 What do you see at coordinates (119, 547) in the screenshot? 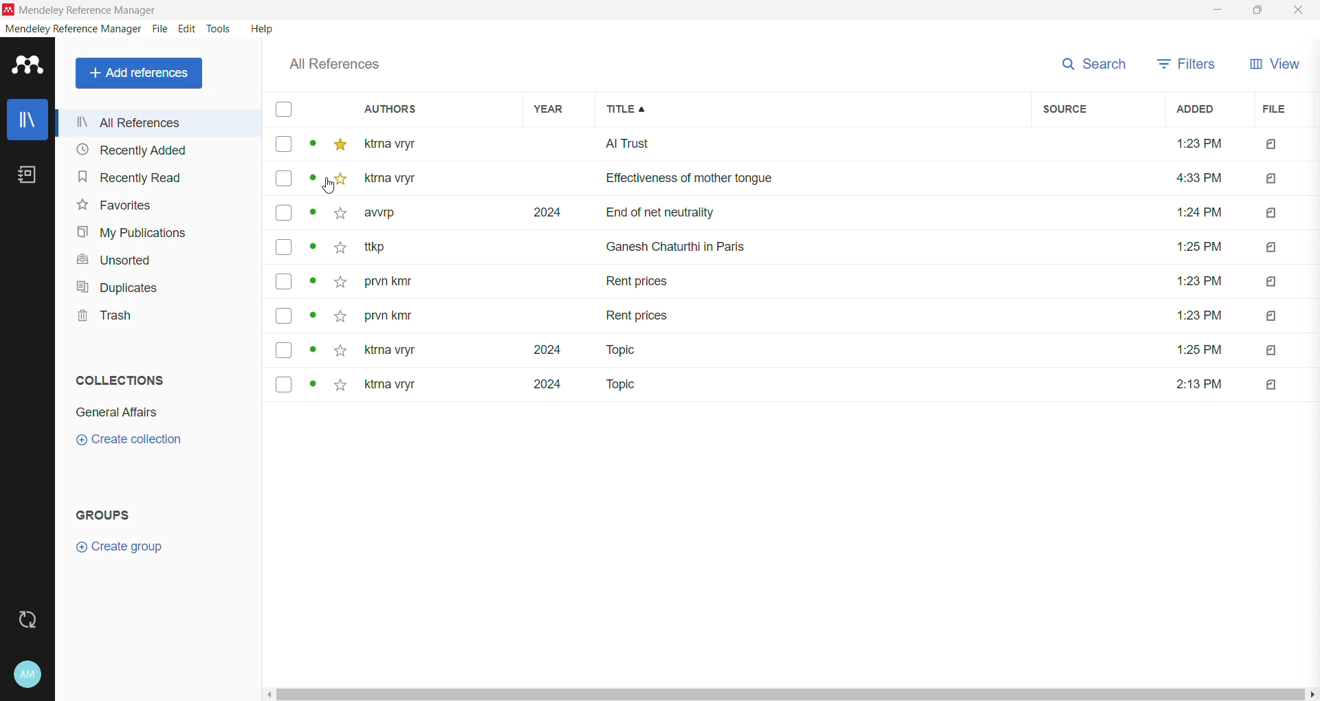
I see `Create group` at bounding box center [119, 547].